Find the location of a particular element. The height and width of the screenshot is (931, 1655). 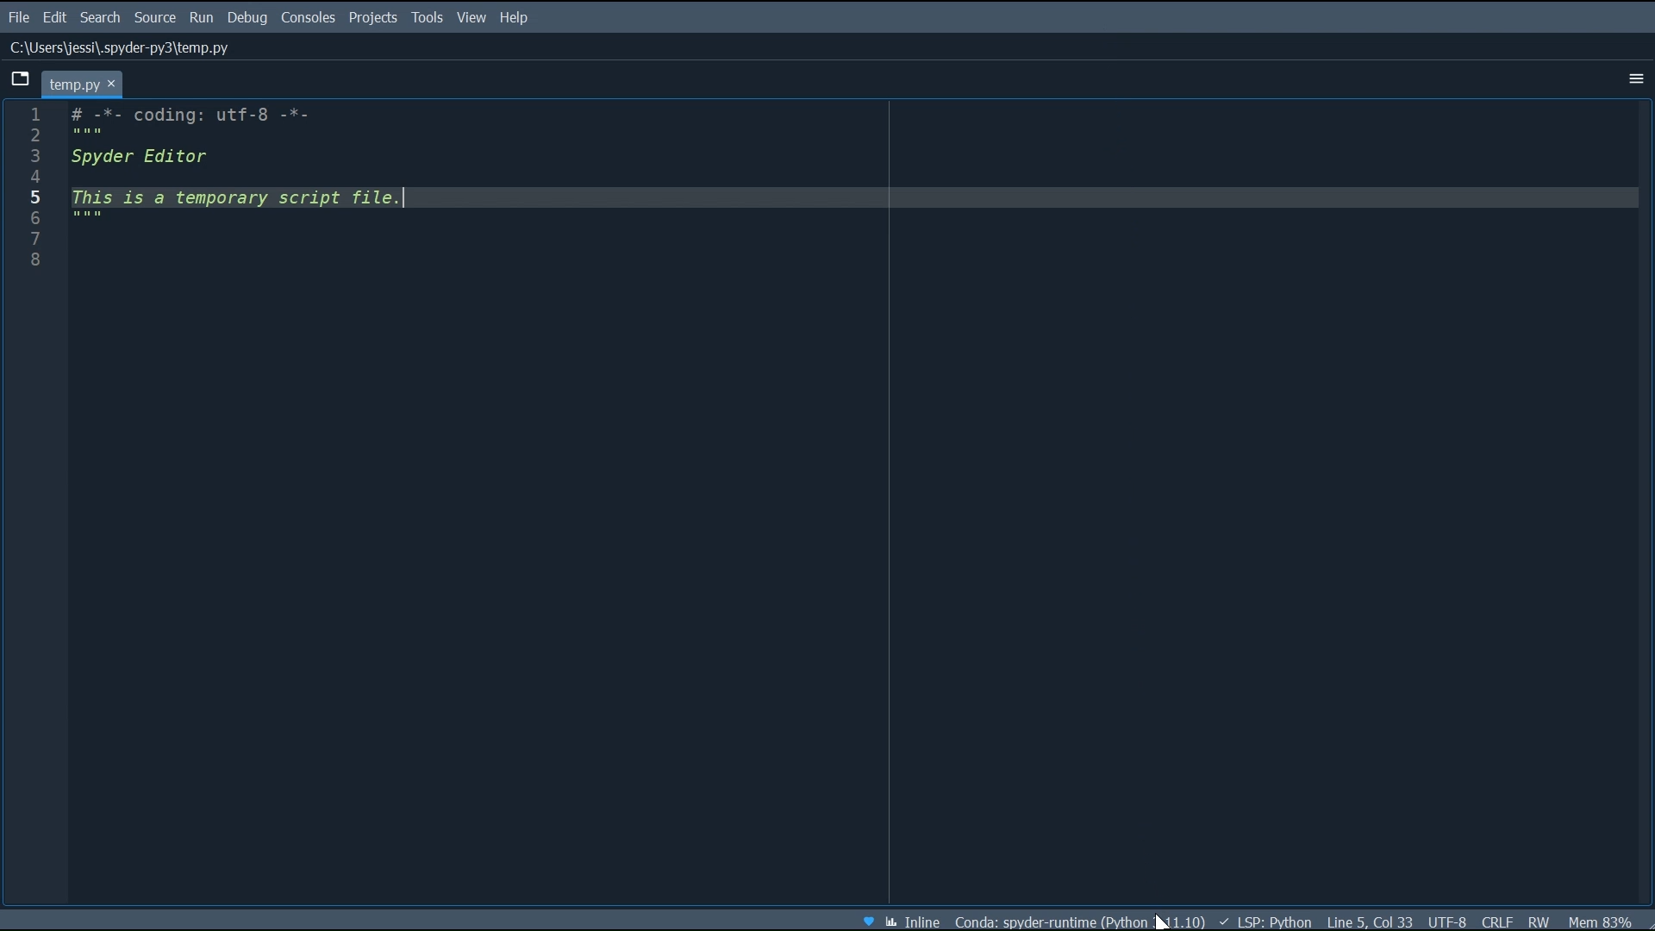

# -*- coding: utf-8 -*- """ Spyder Editor  This is a temporary script file. """ is located at coordinates (857, 504).